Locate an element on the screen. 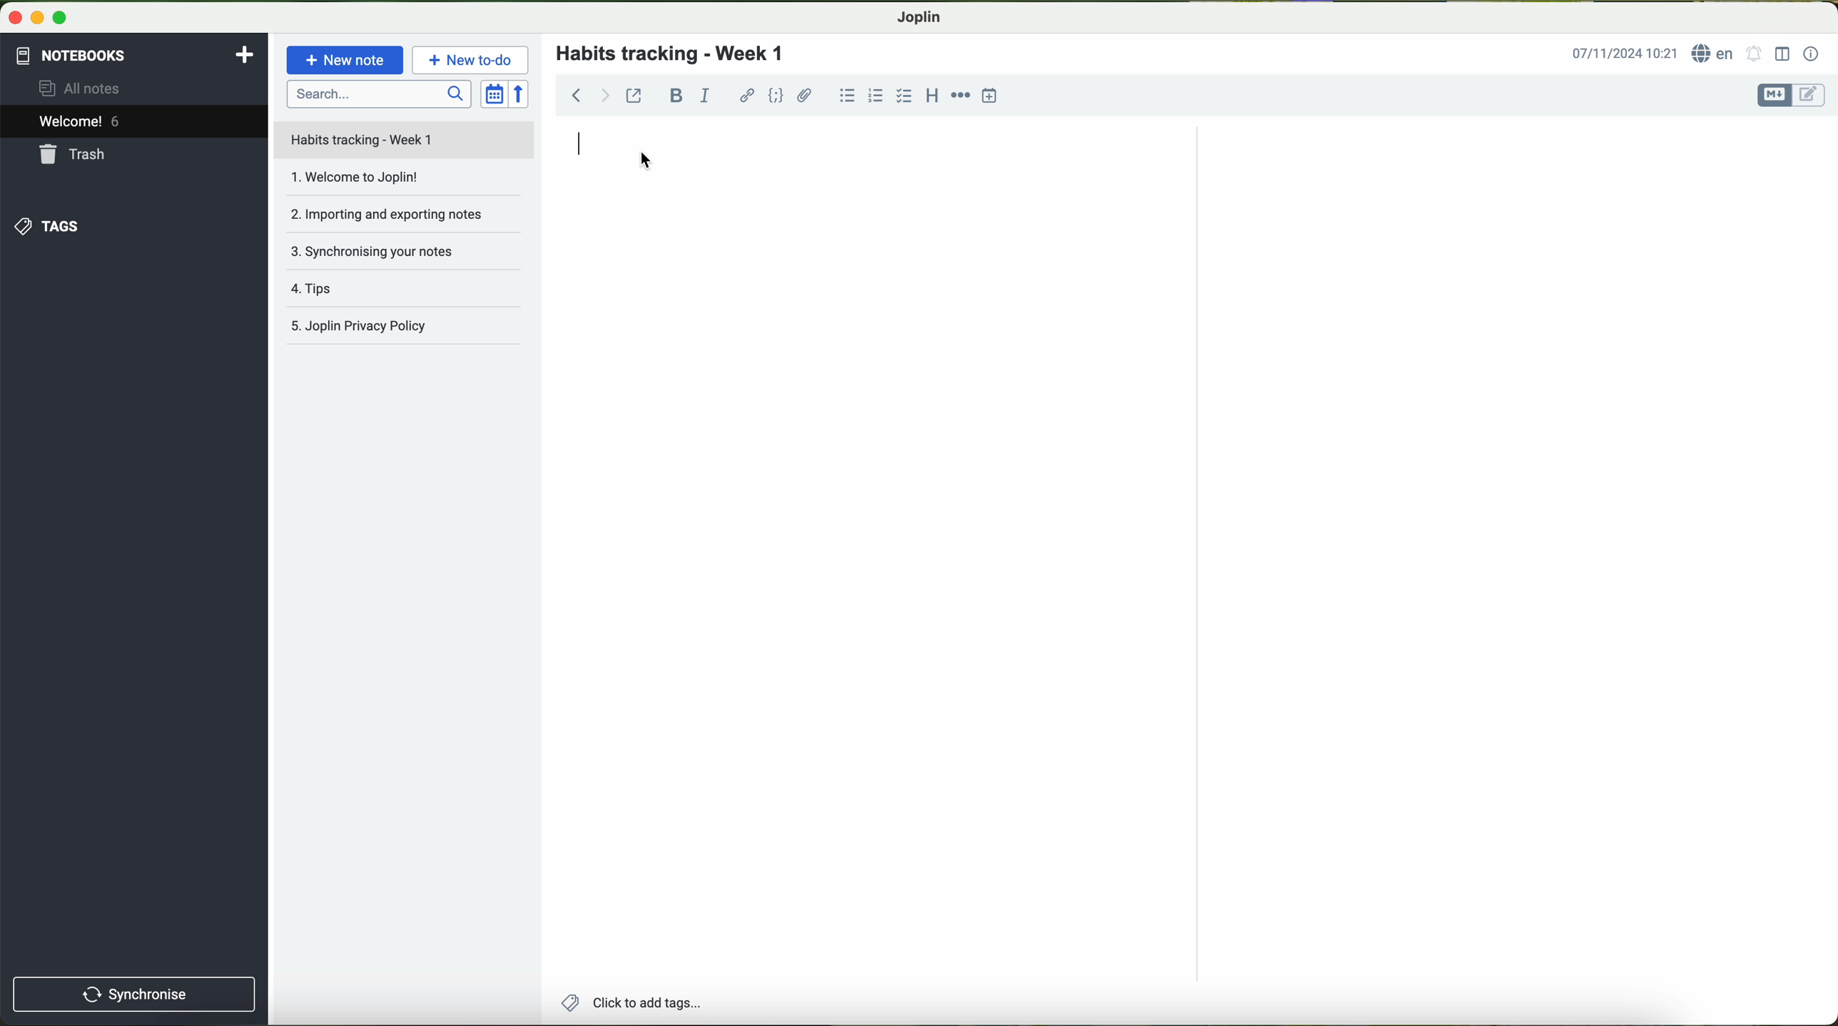 Image resolution: width=1838 pixels, height=1026 pixels. maximize is located at coordinates (61, 17).